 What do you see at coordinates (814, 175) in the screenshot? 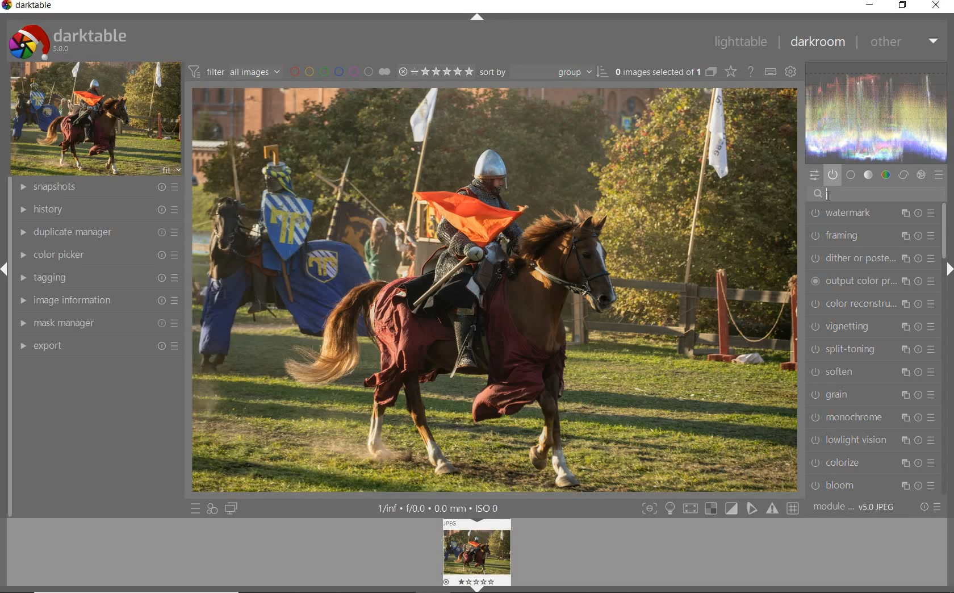
I see `quick access panel` at bounding box center [814, 175].